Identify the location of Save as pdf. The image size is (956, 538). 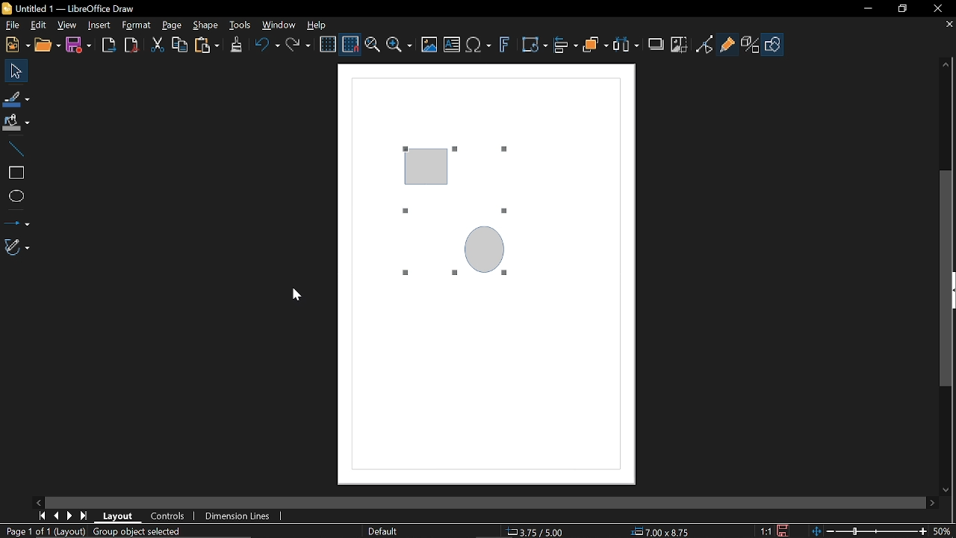
(131, 45).